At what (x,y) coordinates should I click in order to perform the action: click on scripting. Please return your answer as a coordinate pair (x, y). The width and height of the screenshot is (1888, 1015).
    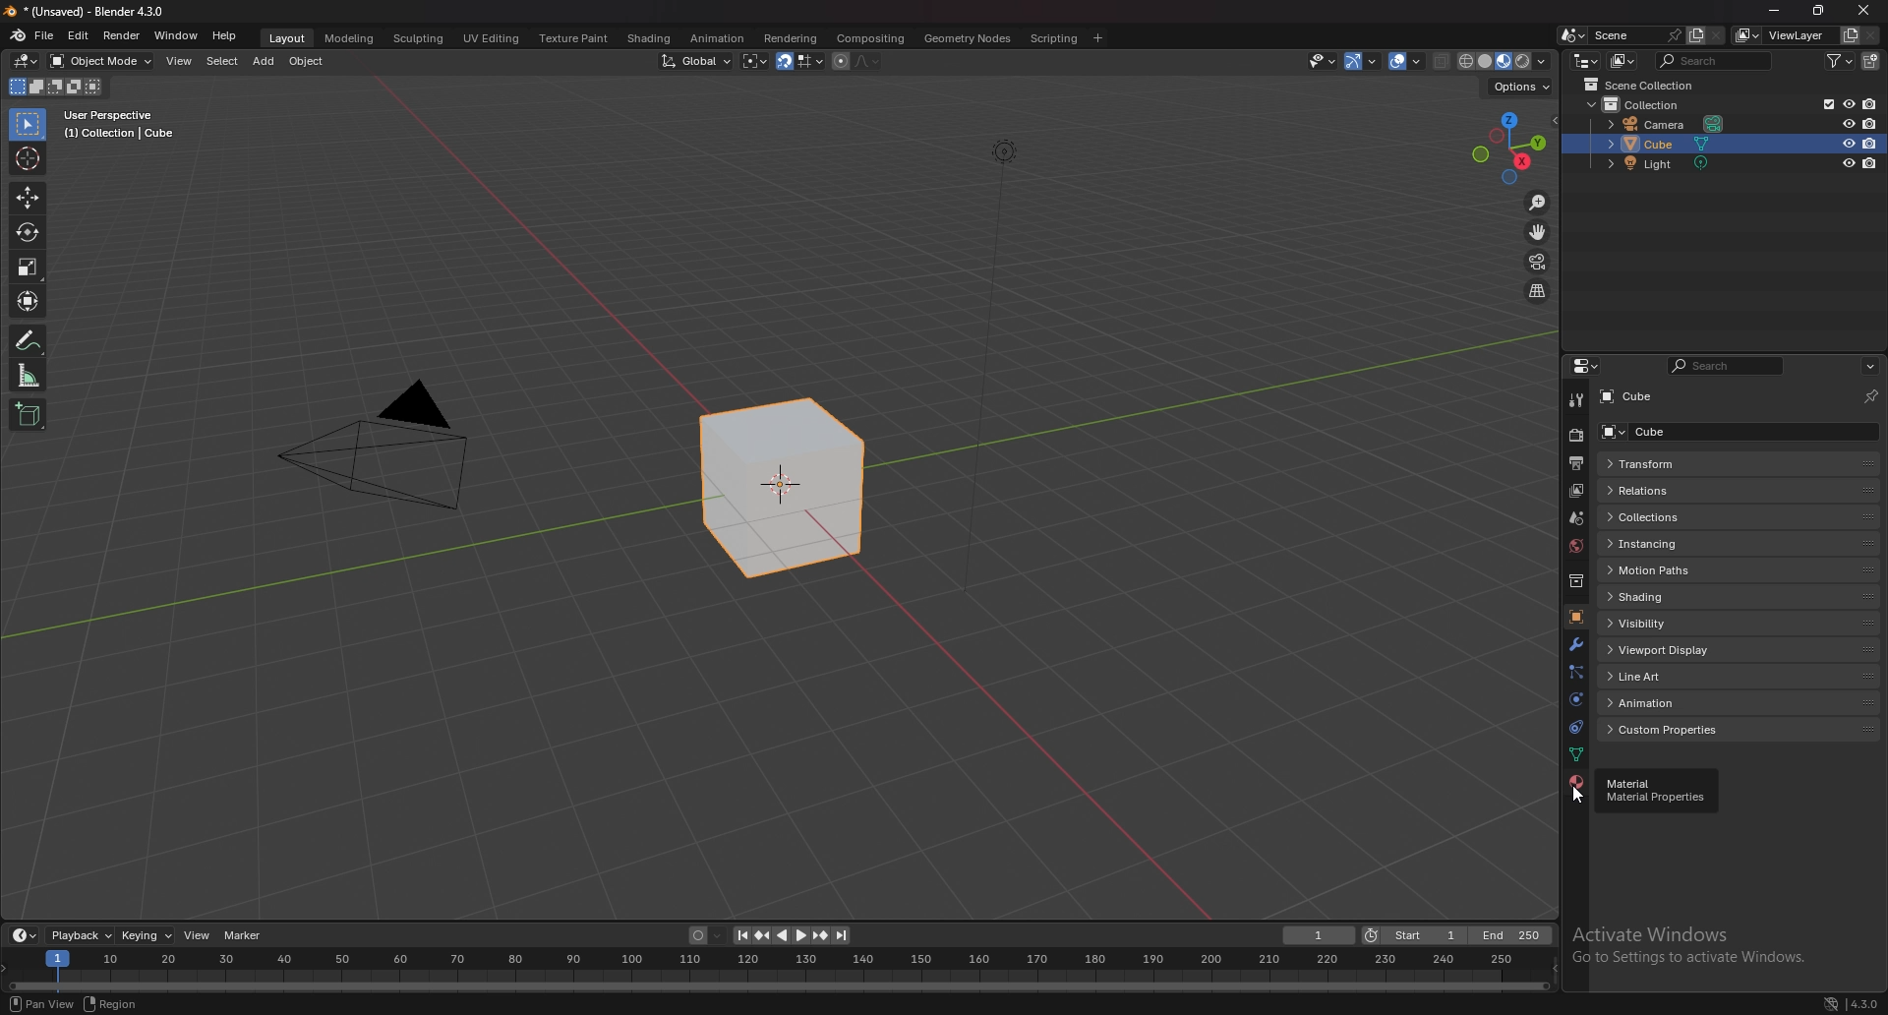
    Looking at the image, I should click on (1055, 37).